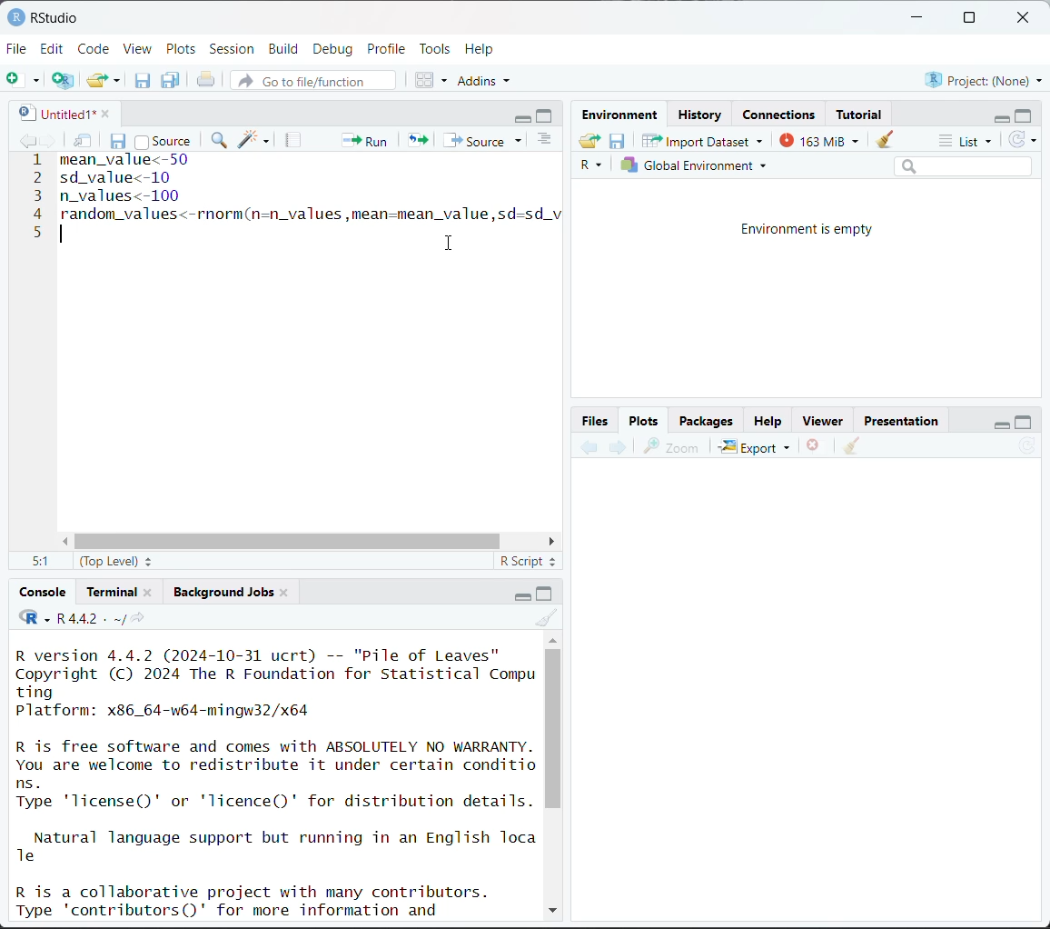  What do you see at coordinates (286, 49) in the screenshot?
I see `Build` at bounding box center [286, 49].